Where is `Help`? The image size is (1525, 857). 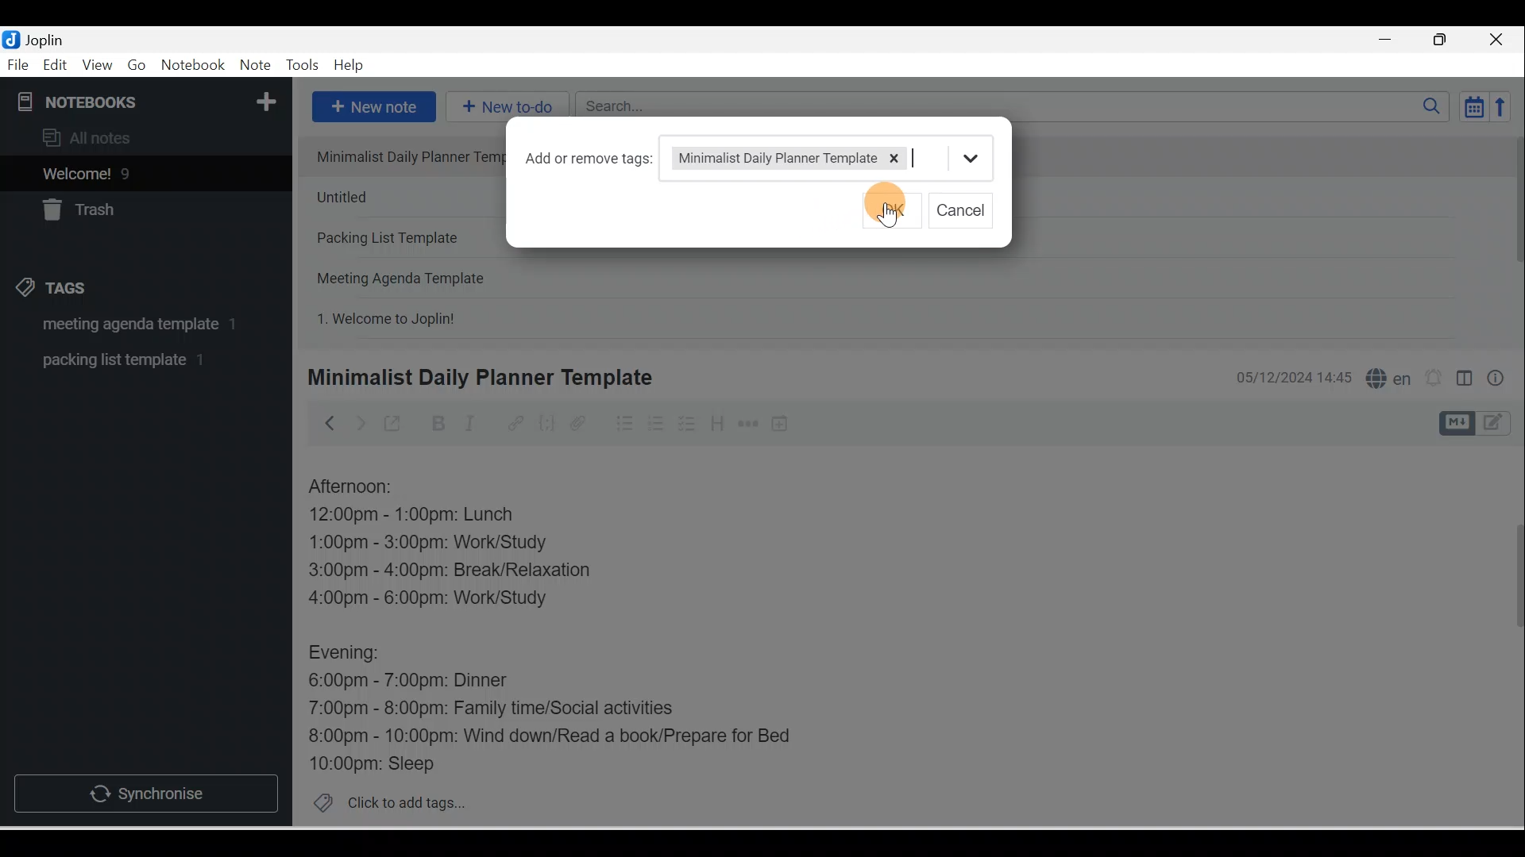
Help is located at coordinates (349, 66).